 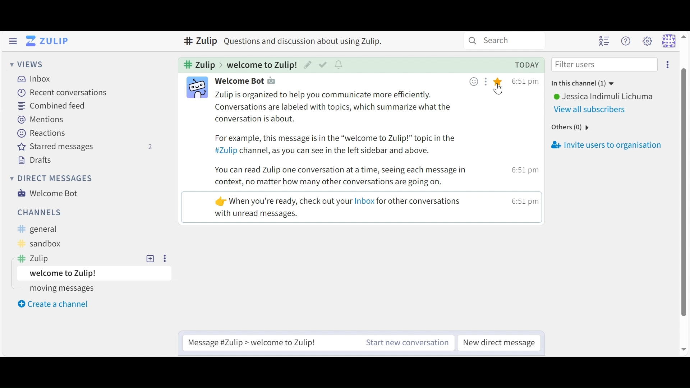 What do you see at coordinates (26, 64) in the screenshot?
I see `Views` at bounding box center [26, 64].